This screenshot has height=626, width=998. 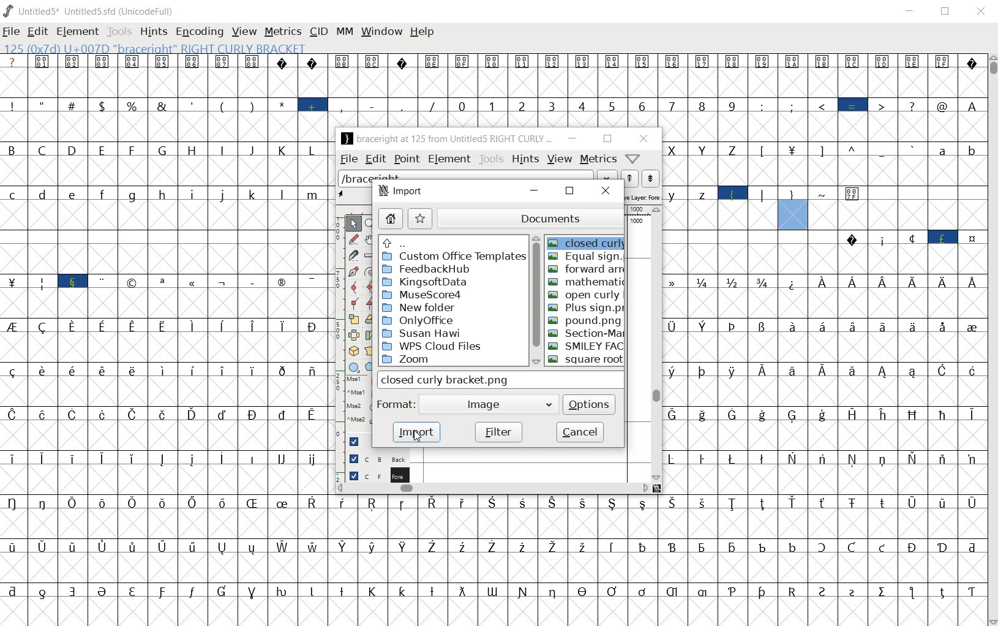 I want to click on Help/Window, so click(x=634, y=159).